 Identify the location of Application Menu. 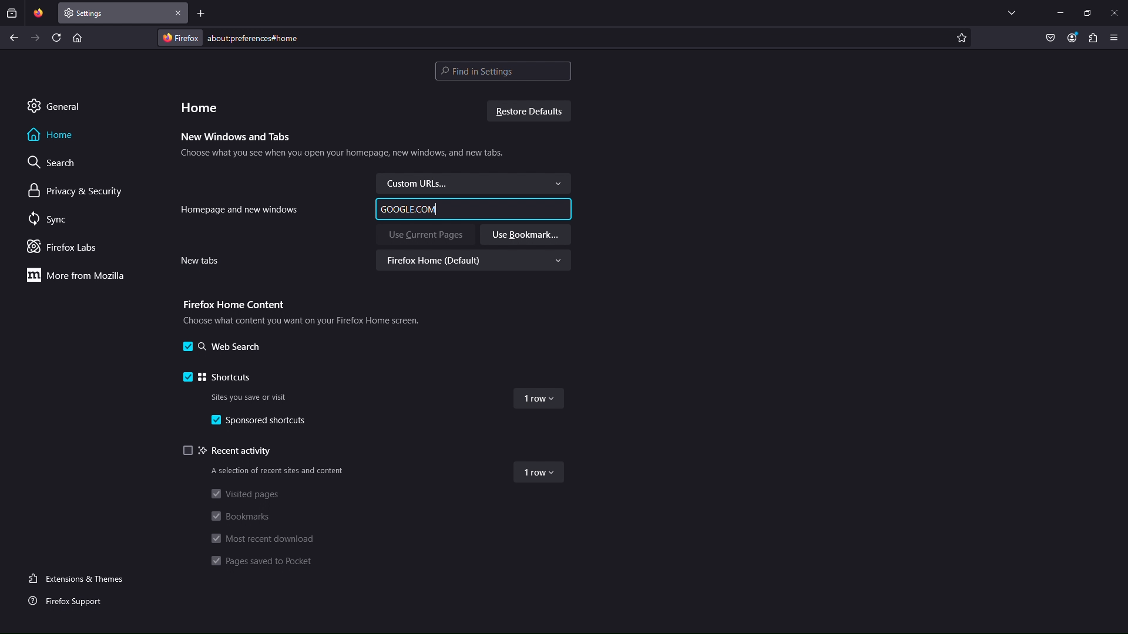
(1114, 39).